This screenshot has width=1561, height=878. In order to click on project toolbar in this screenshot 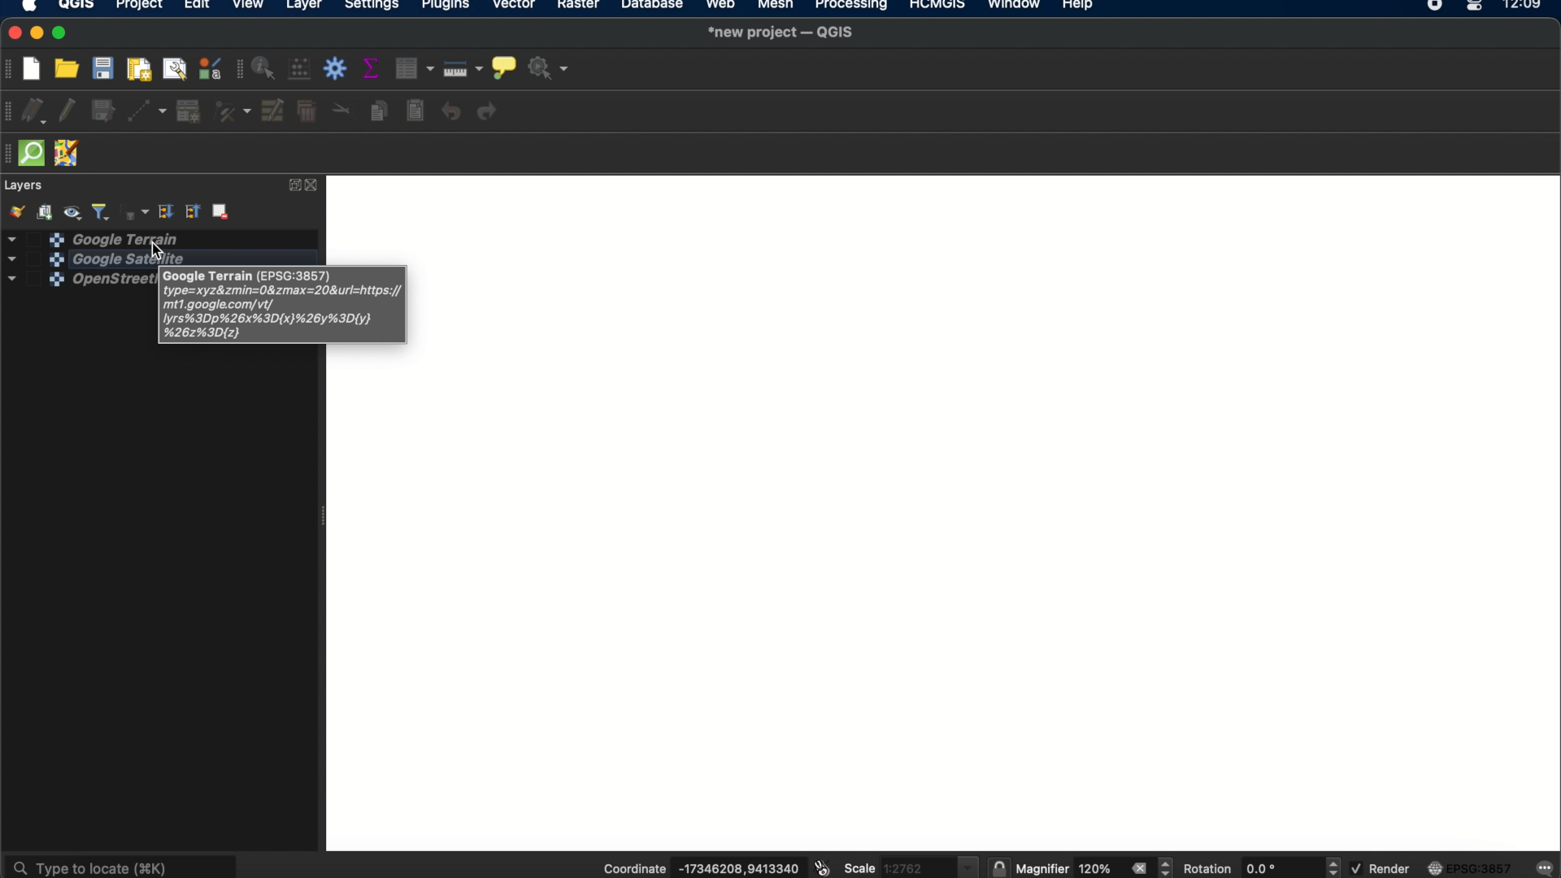, I will do `click(10, 69)`.